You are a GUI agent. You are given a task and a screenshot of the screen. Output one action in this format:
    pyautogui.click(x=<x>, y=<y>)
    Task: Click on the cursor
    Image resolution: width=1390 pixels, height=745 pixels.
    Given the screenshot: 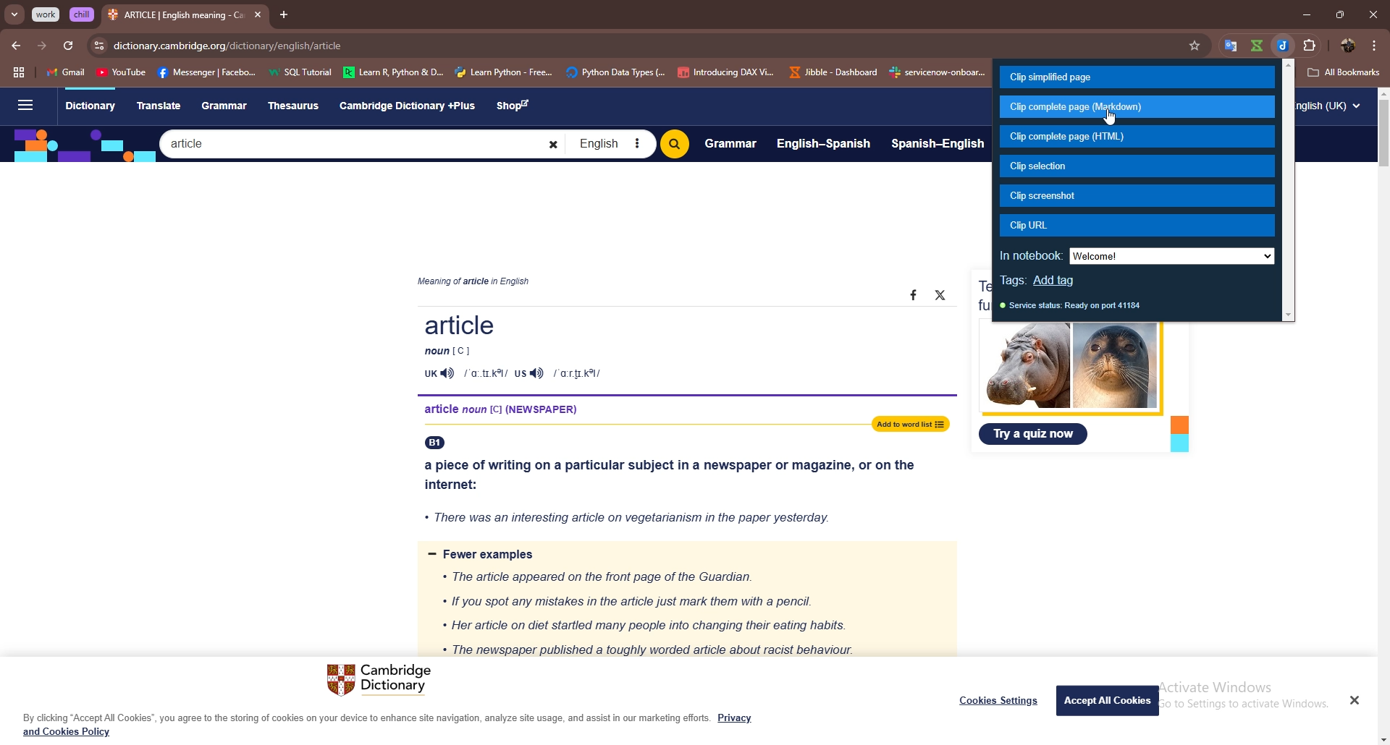 What is the action you would take?
    pyautogui.click(x=1110, y=119)
    